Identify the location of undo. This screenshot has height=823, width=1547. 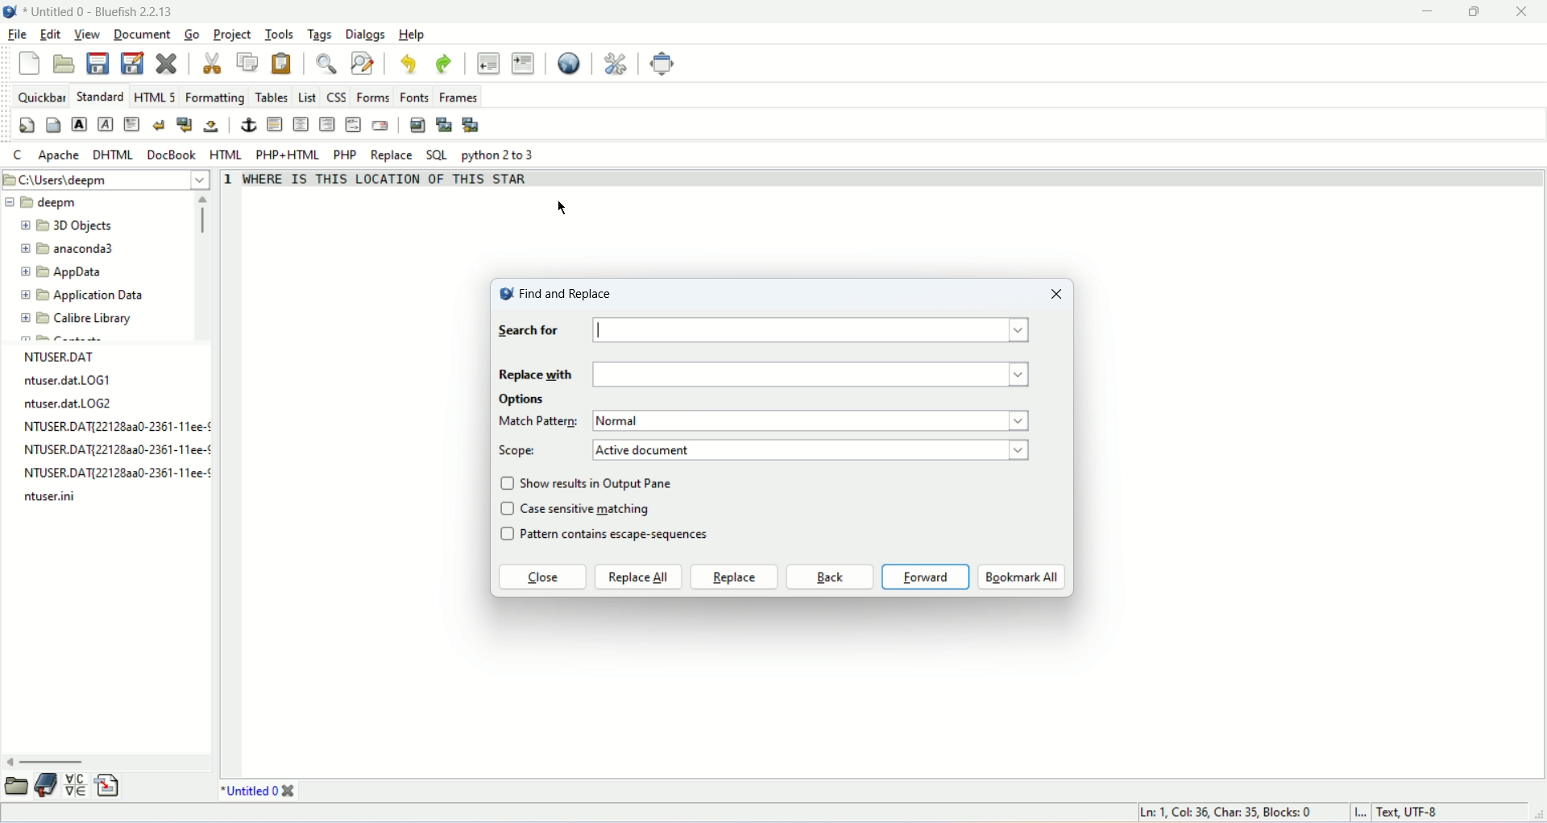
(407, 64).